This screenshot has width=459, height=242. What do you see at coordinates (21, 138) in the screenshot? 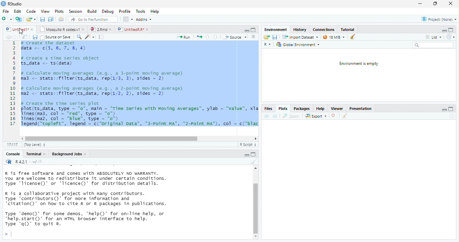
I see `scrollbar left` at bounding box center [21, 138].